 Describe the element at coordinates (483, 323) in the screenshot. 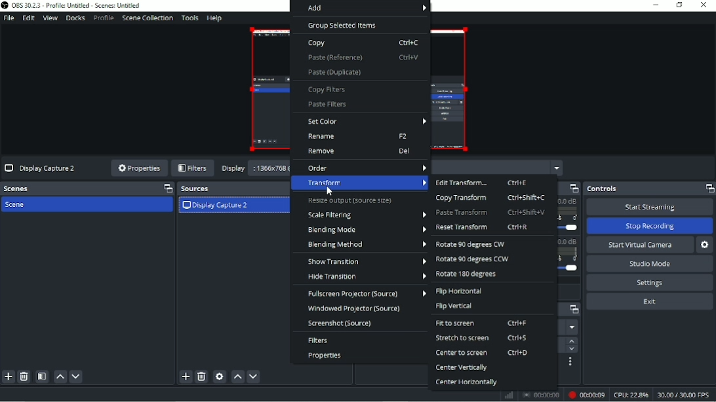

I see `Fit to screen` at that location.